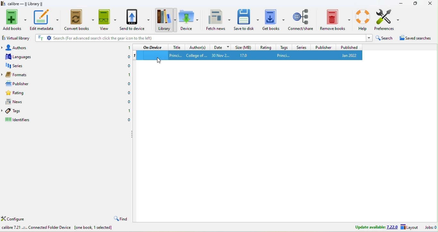  I want to click on get books, so click(274, 19).